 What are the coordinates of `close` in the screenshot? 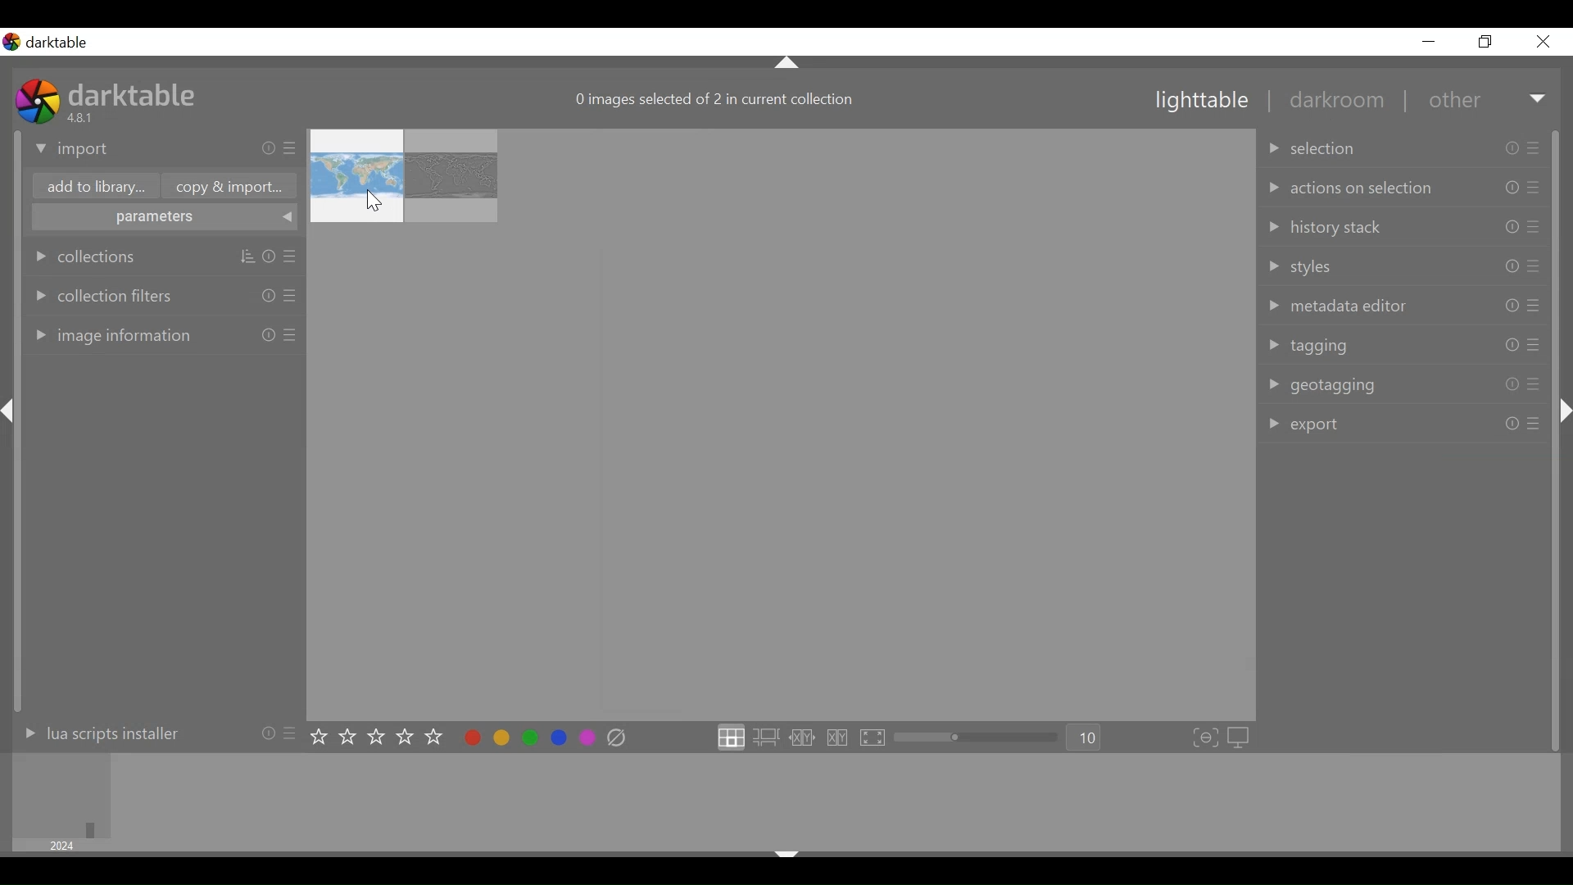 It's located at (1542, 42).